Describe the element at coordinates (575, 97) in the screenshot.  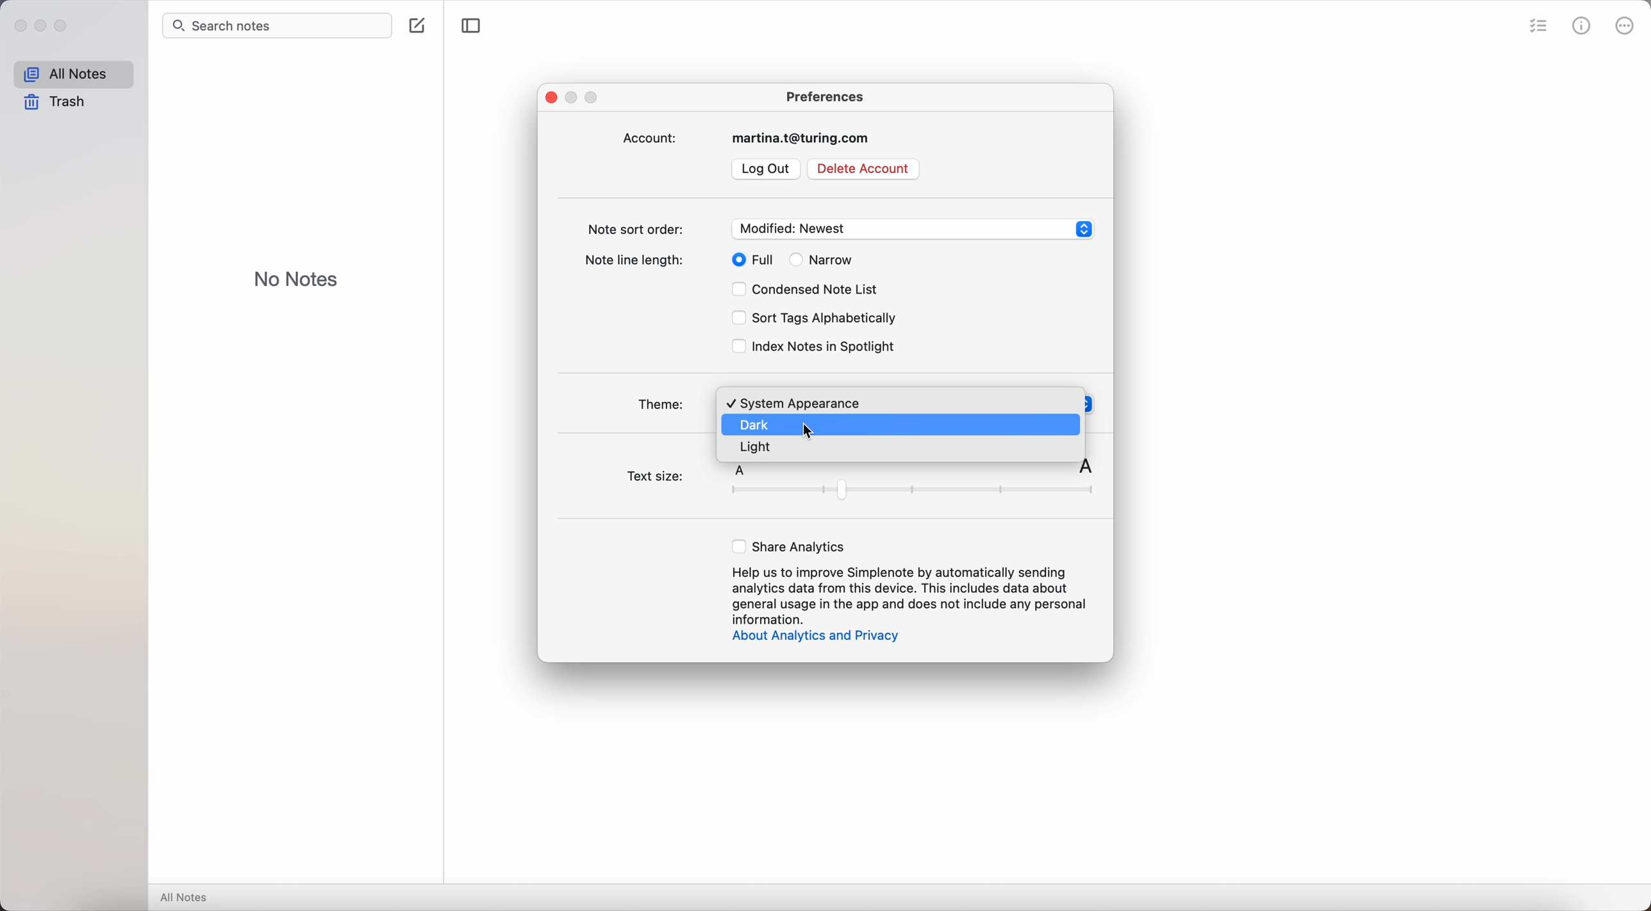
I see `minimize Simplenote` at that location.